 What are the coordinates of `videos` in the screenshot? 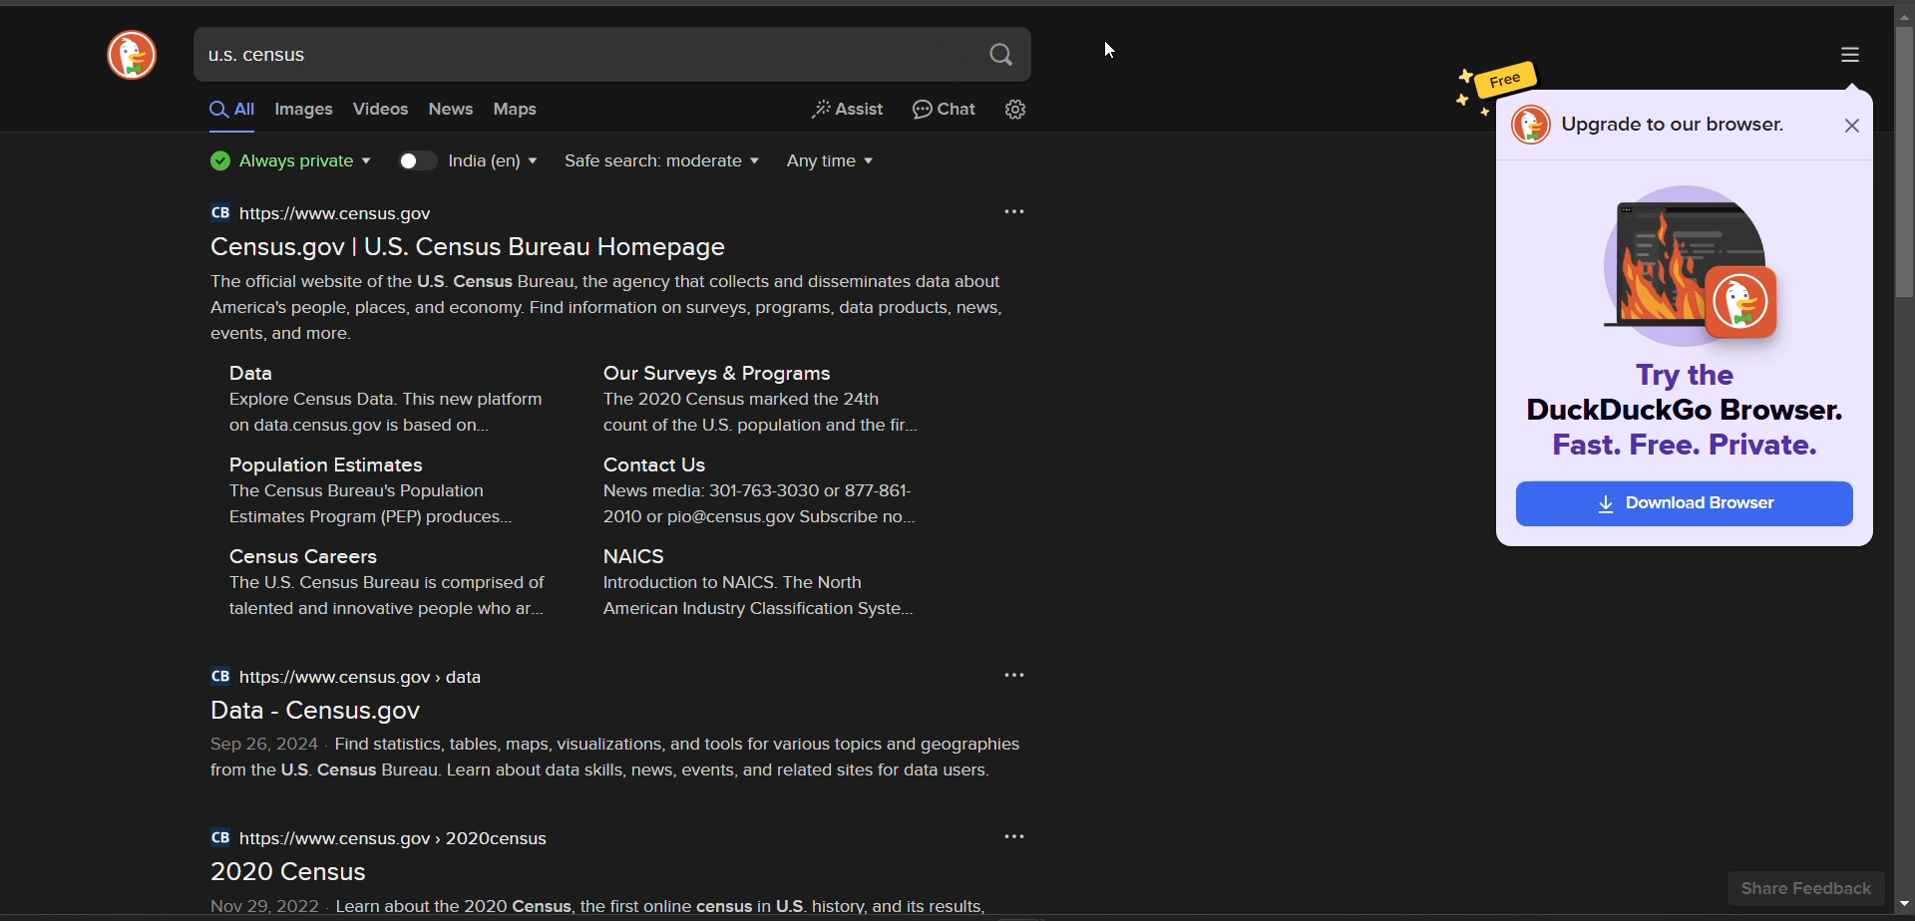 It's located at (382, 109).